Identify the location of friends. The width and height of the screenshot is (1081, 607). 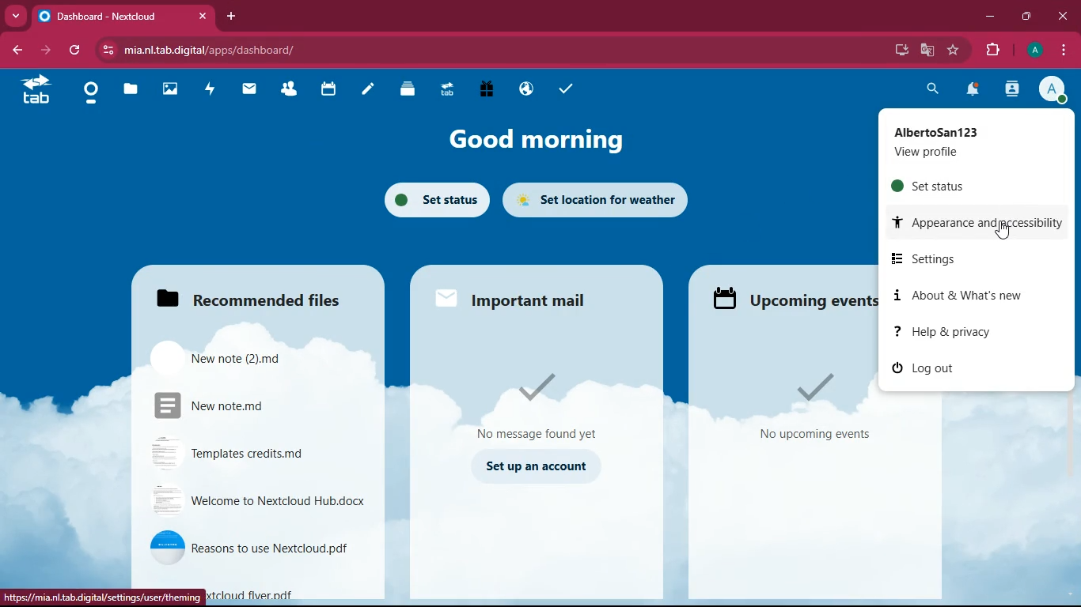
(290, 92).